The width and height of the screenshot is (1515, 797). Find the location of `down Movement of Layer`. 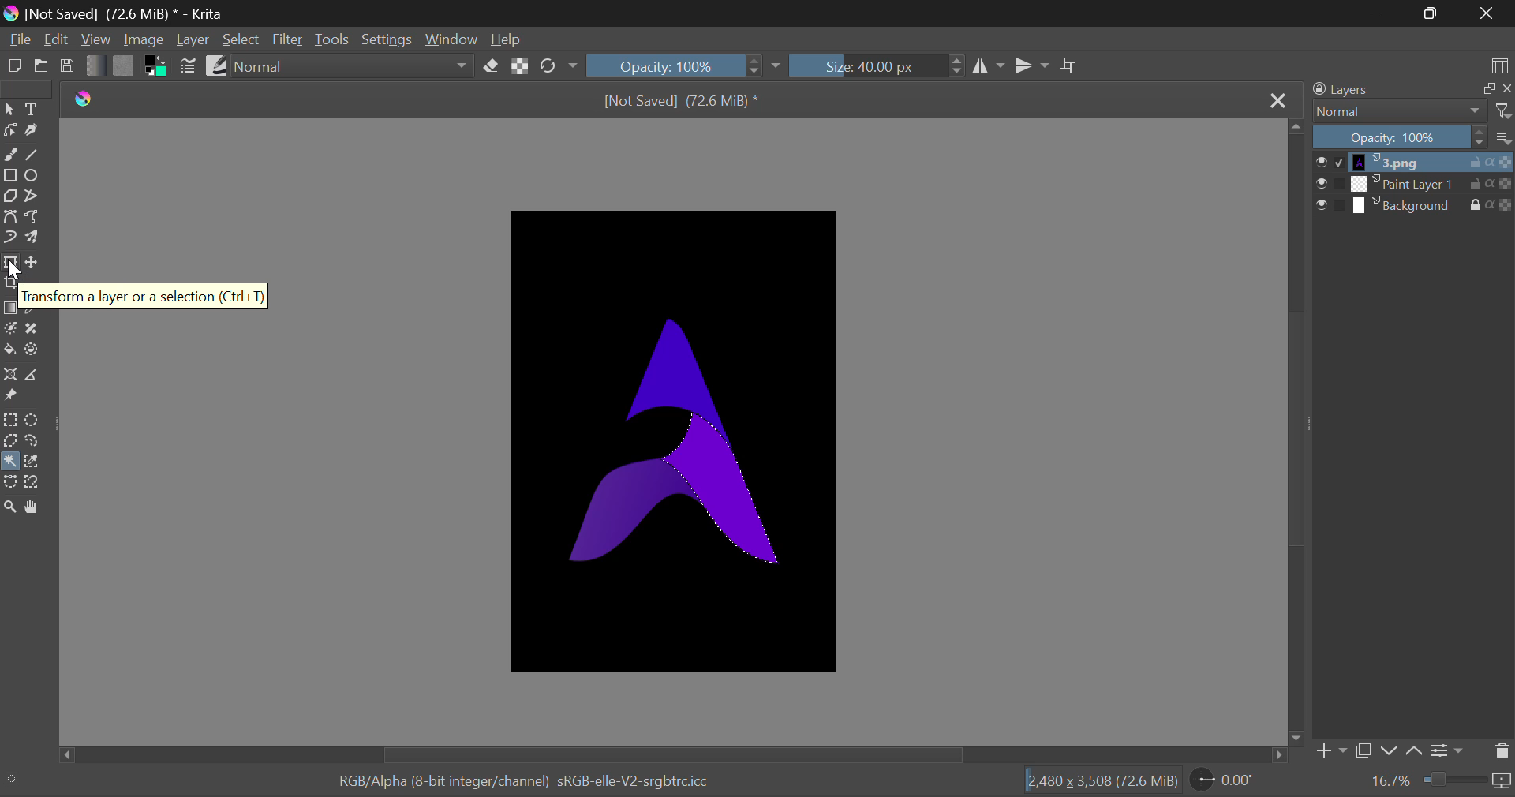

down Movement of Layer is located at coordinates (1390, 751).